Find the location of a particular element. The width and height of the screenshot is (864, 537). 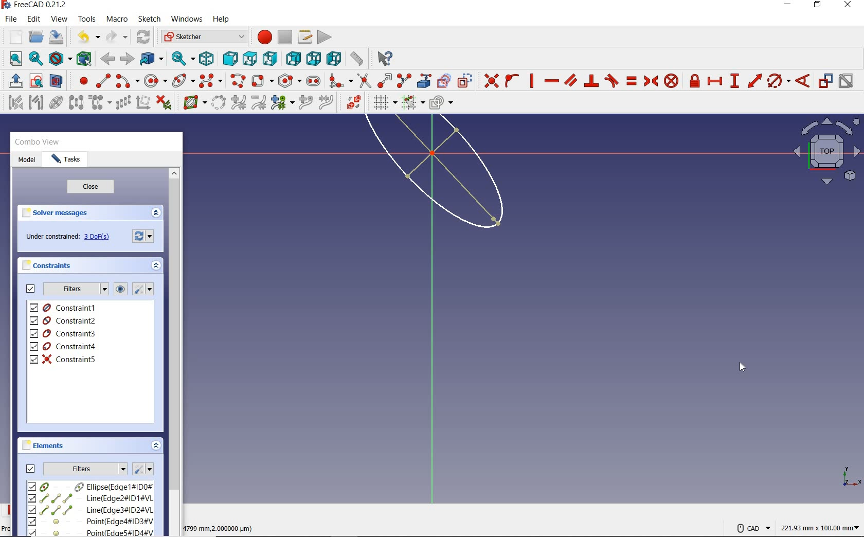

save is located at coordinates (56, 37).